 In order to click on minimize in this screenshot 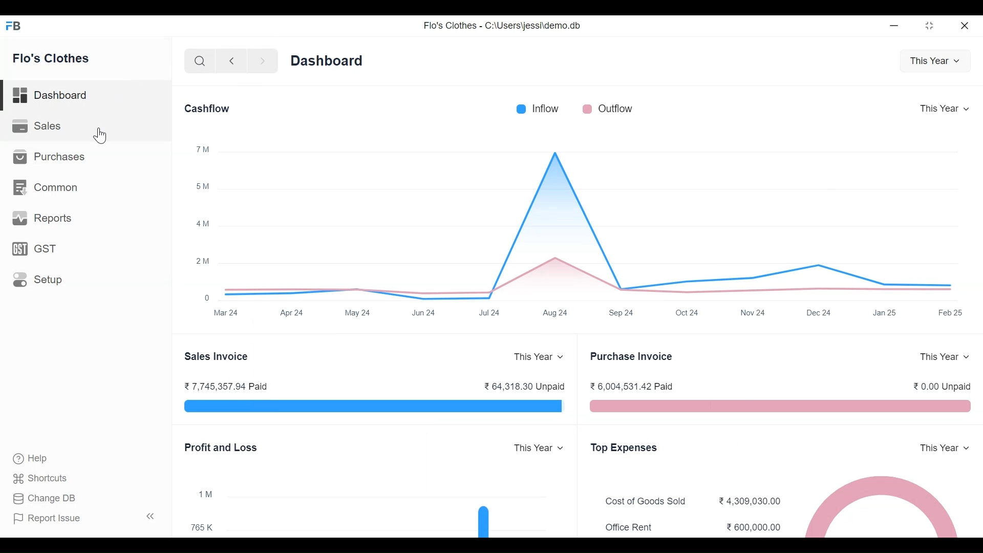, I will do `click(893, 25)`.